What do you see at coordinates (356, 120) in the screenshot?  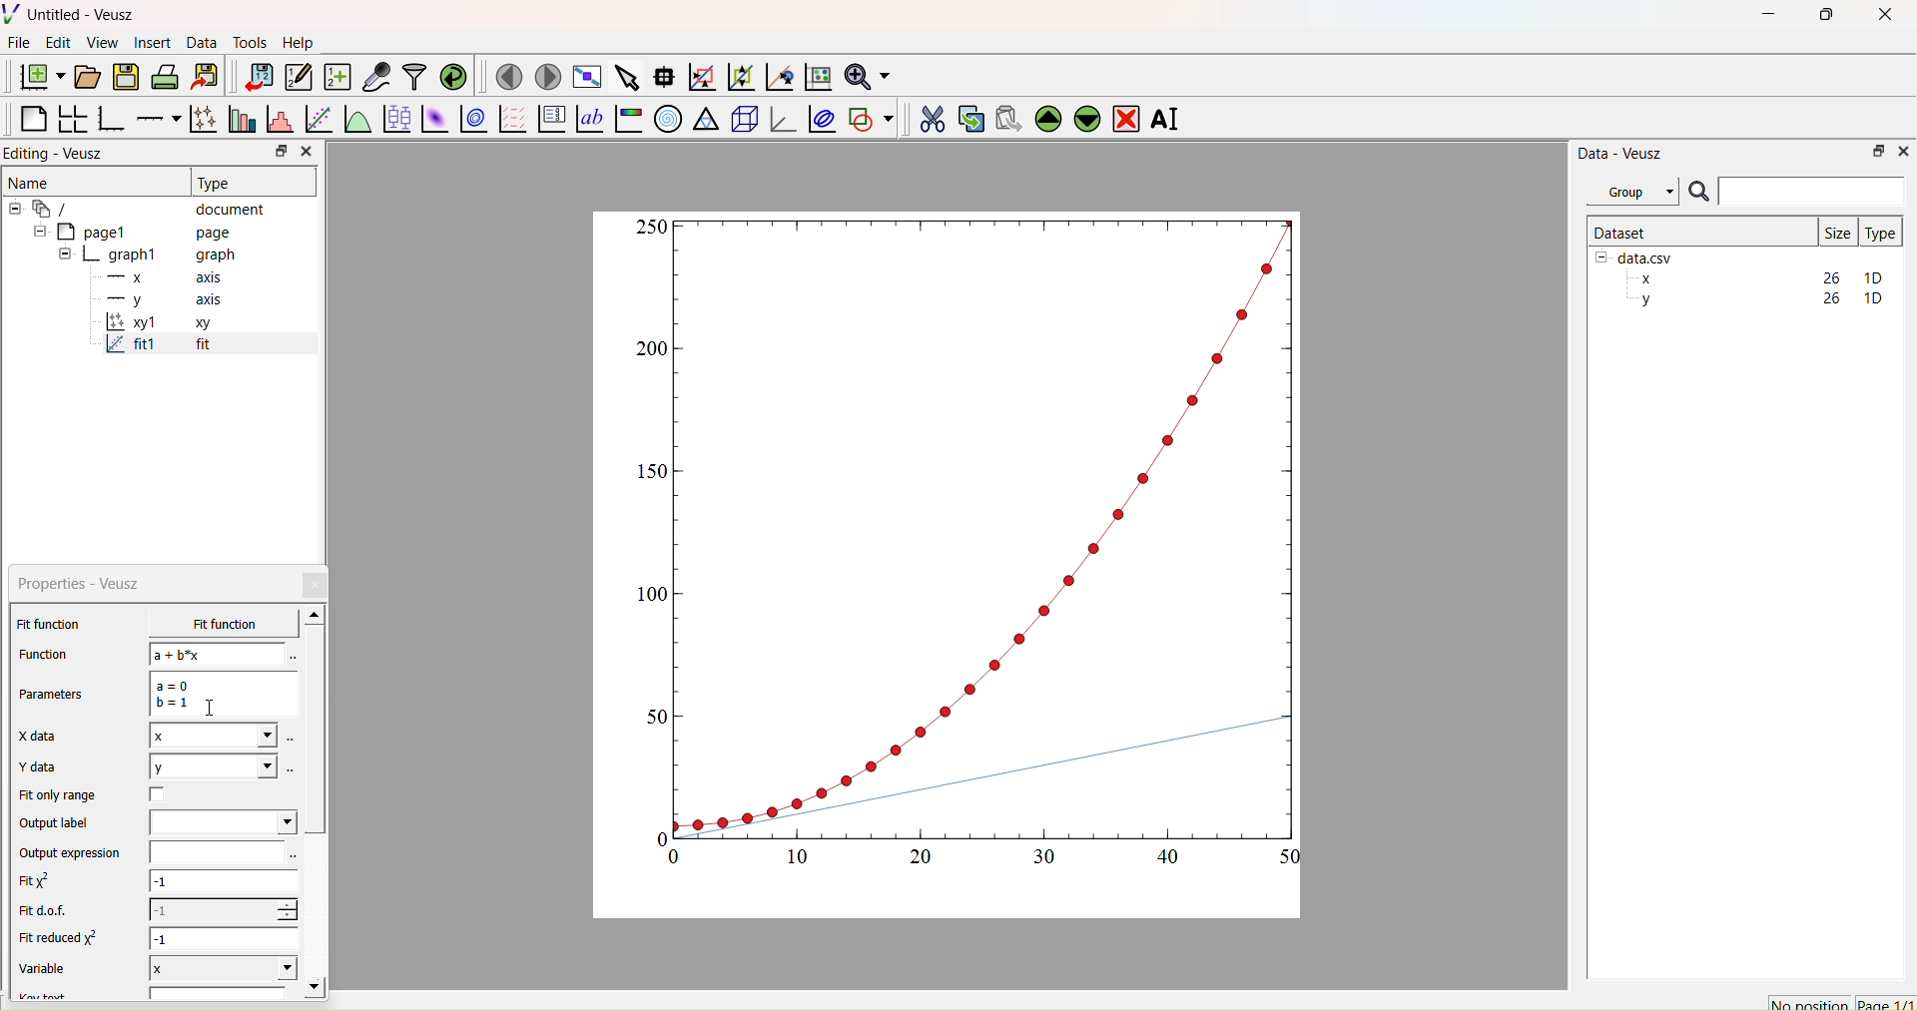 I see `Plot a function` at bounding box center [356, 120].